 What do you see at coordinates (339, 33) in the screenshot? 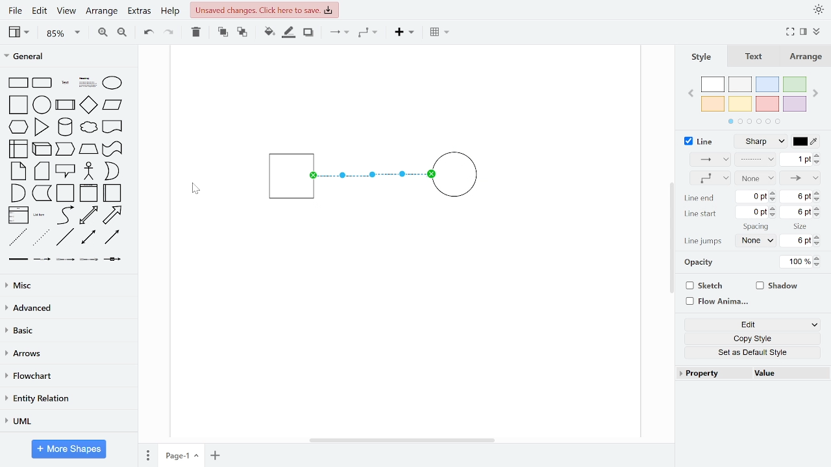
I see `connector` at bounding box center [339, 33].